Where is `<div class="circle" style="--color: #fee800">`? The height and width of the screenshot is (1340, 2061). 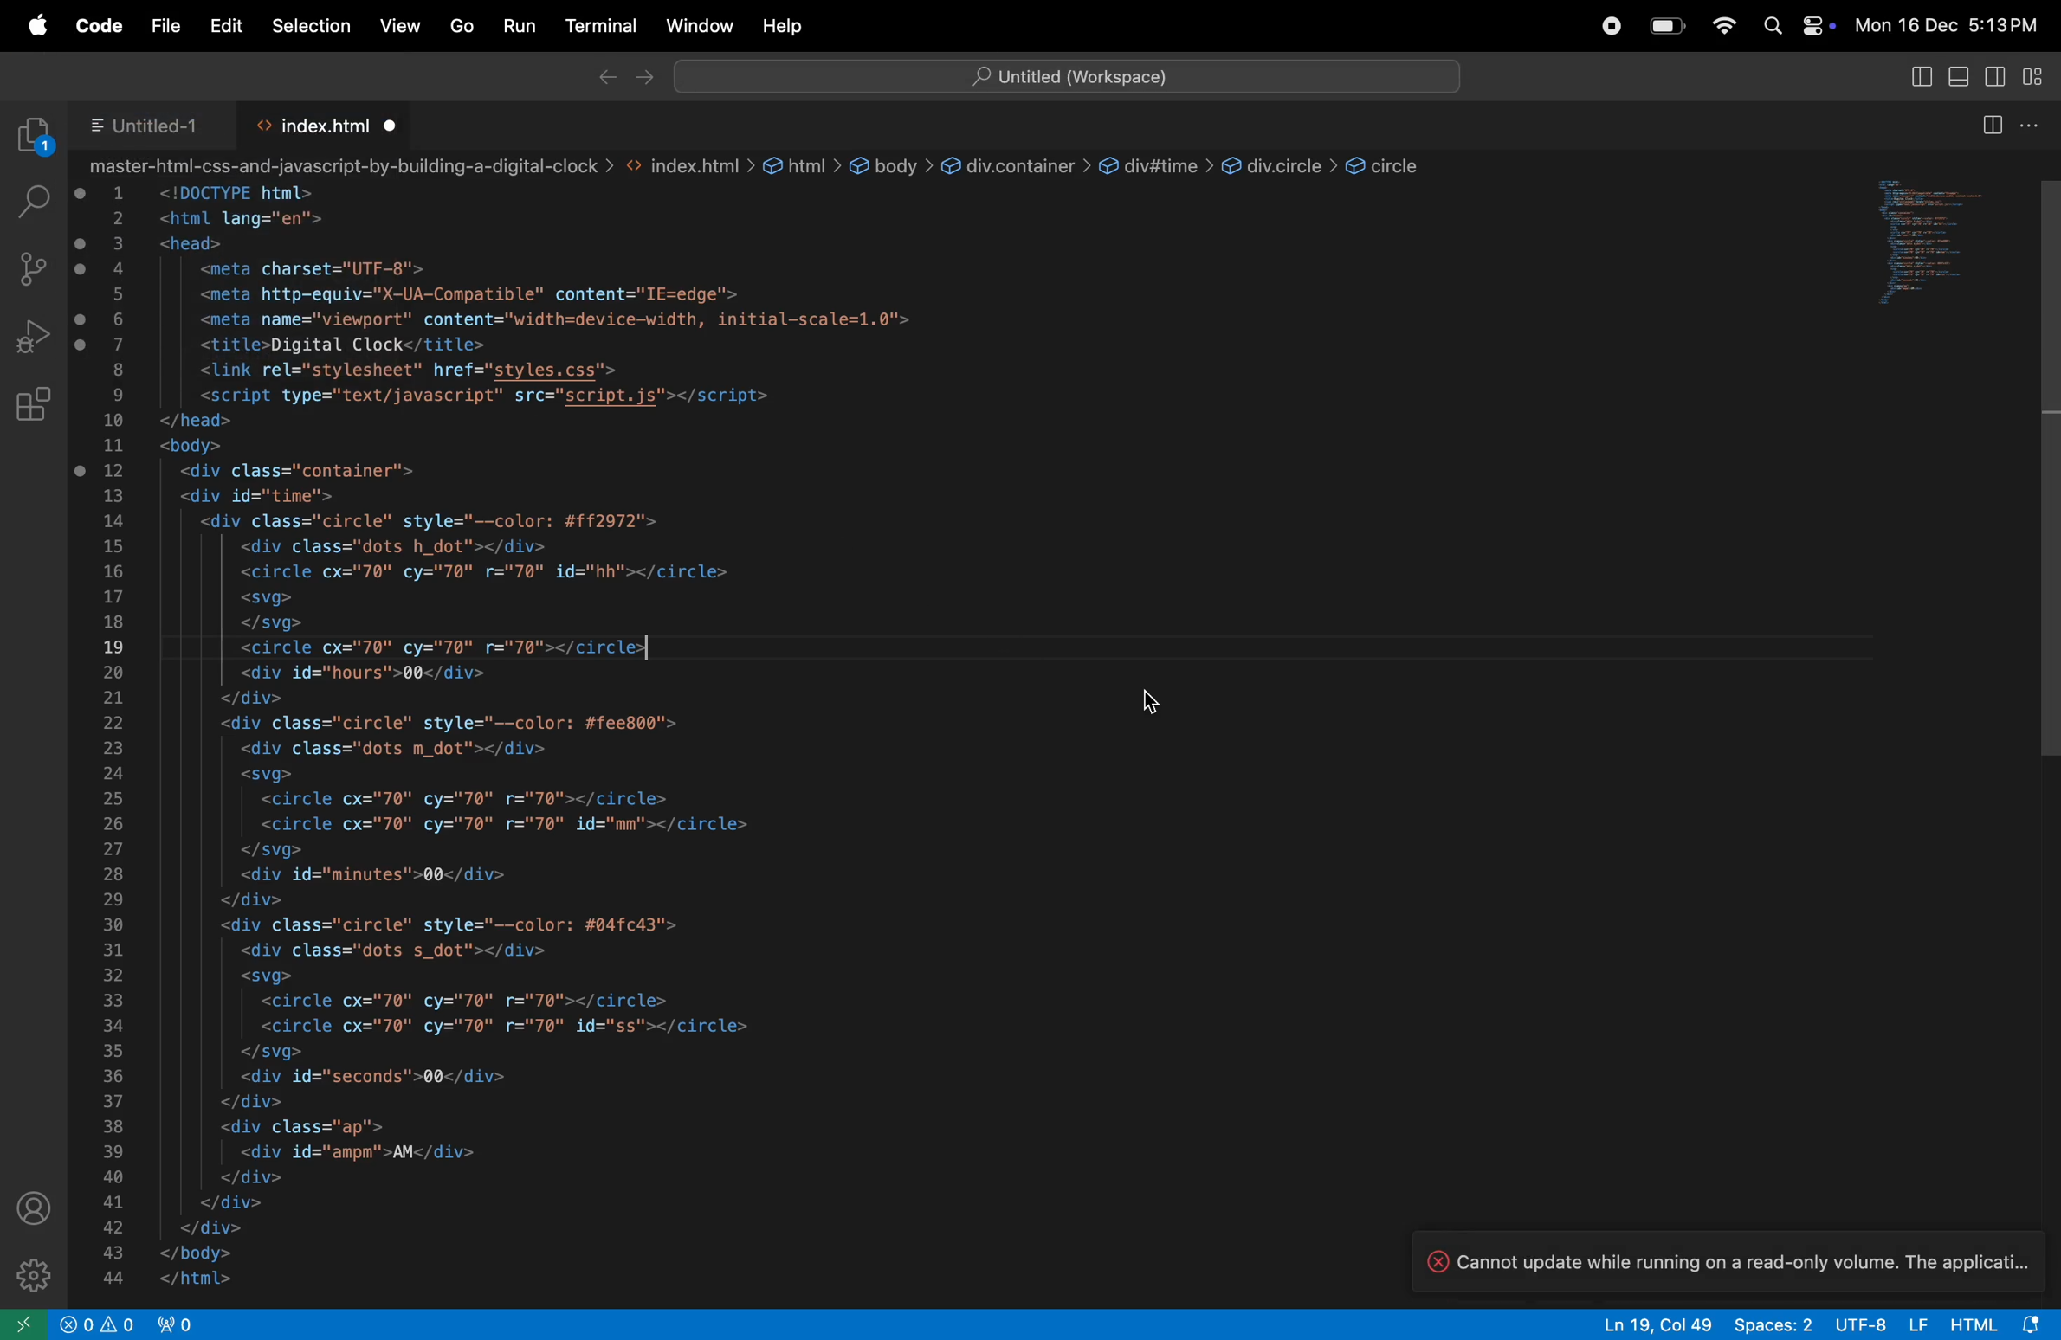 <div class="circle" style="--color: #fee800"> is located at coordinates (449, 722).